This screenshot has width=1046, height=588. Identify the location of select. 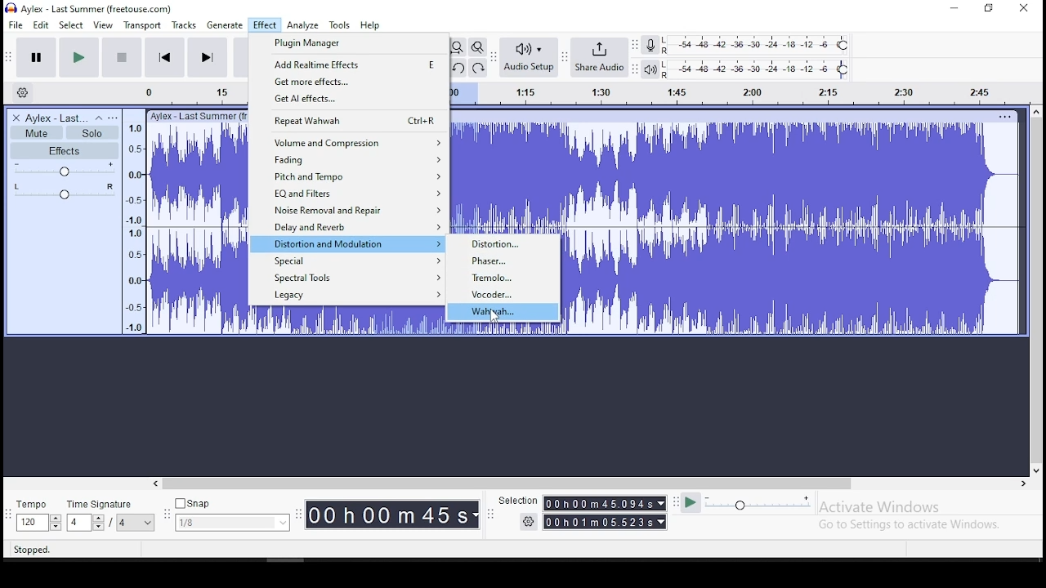
(72, 25).